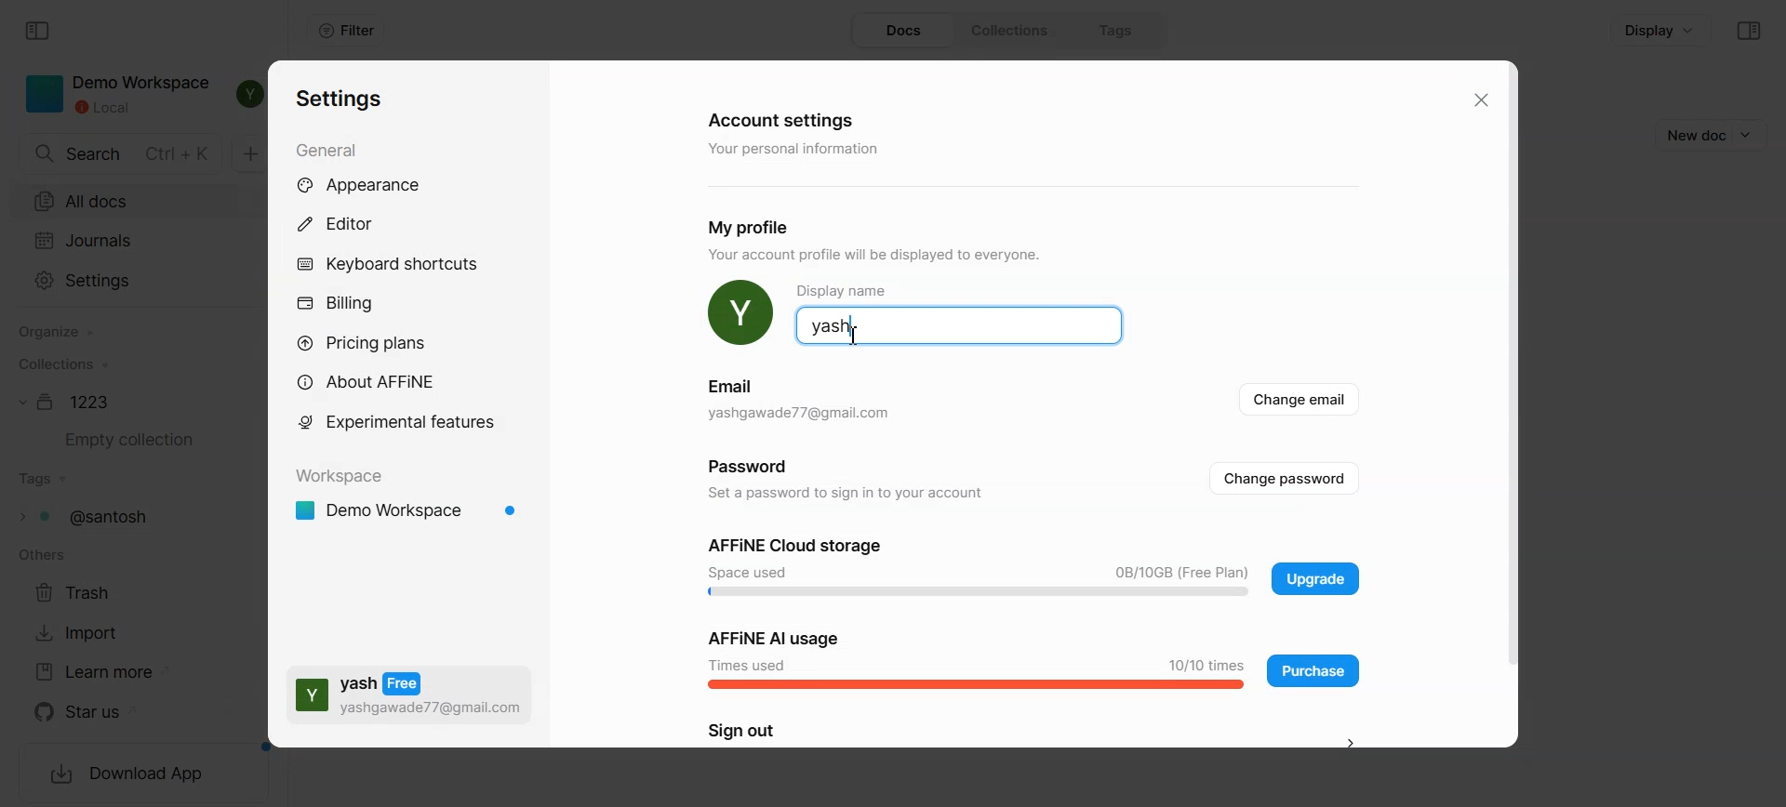 The height and width of the screenshot is (807, 1786). Describe the element at coordinates (905, 31) in the screenshot. I see `Docs` at that location.